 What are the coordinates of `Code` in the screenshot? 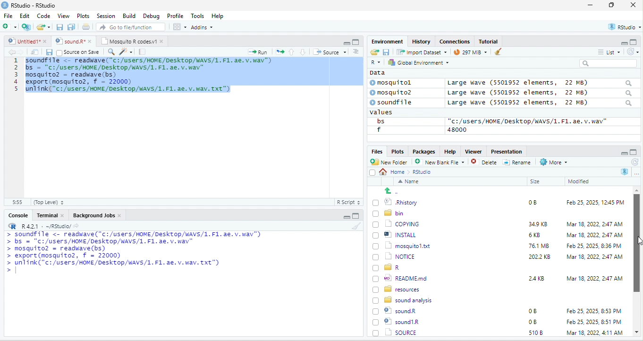 It's located at (44, 16).